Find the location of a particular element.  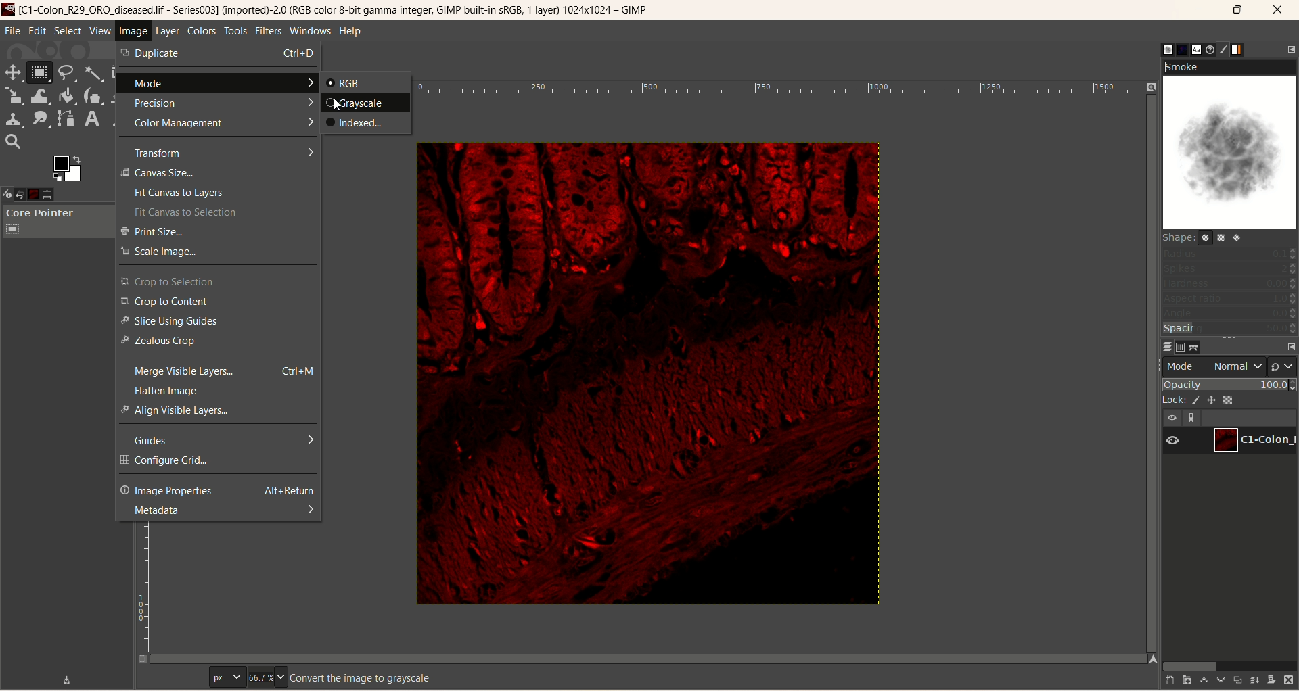

fuzzy select tool is located at coordinates (93, 70).